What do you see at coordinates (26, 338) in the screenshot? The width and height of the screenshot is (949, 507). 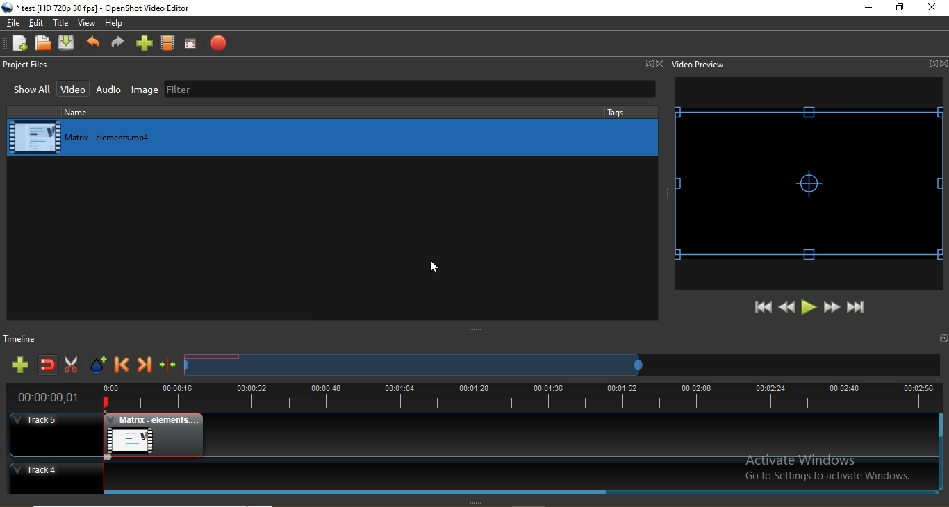 I see `Timeline` at bounding box center [26, 338].